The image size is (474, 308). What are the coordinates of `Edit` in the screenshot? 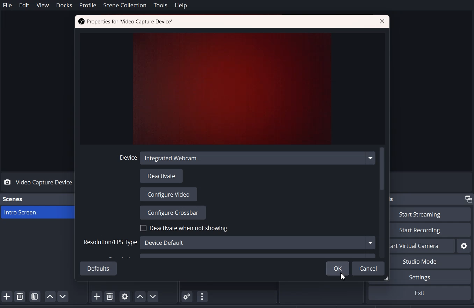 It's located at (25, 5).